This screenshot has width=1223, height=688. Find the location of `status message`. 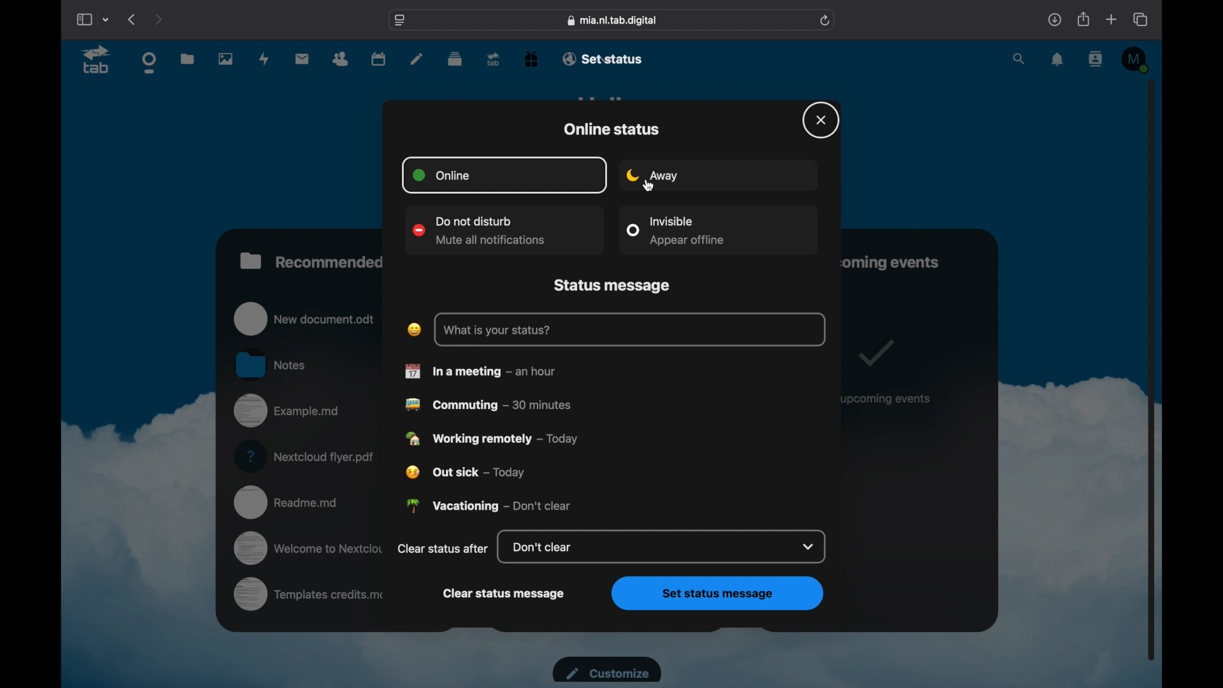

status message is located at coordinates (614, 286).